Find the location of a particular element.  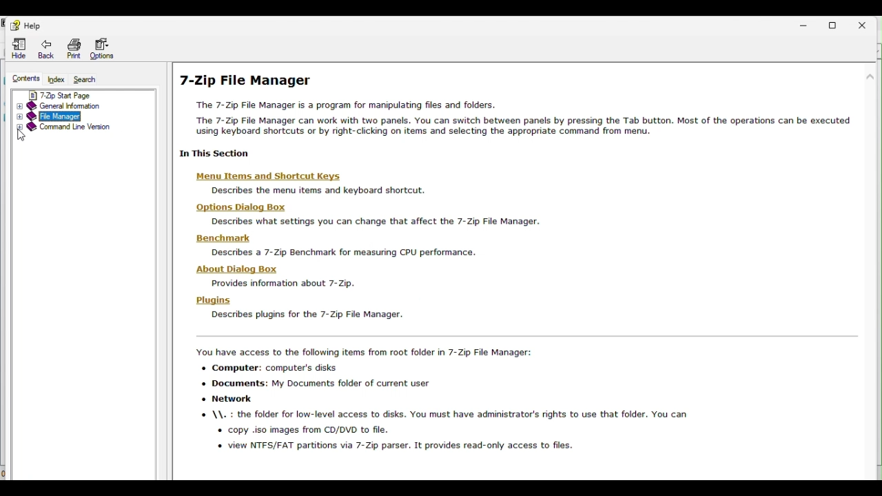

about this is located at coordinates (237, 271).